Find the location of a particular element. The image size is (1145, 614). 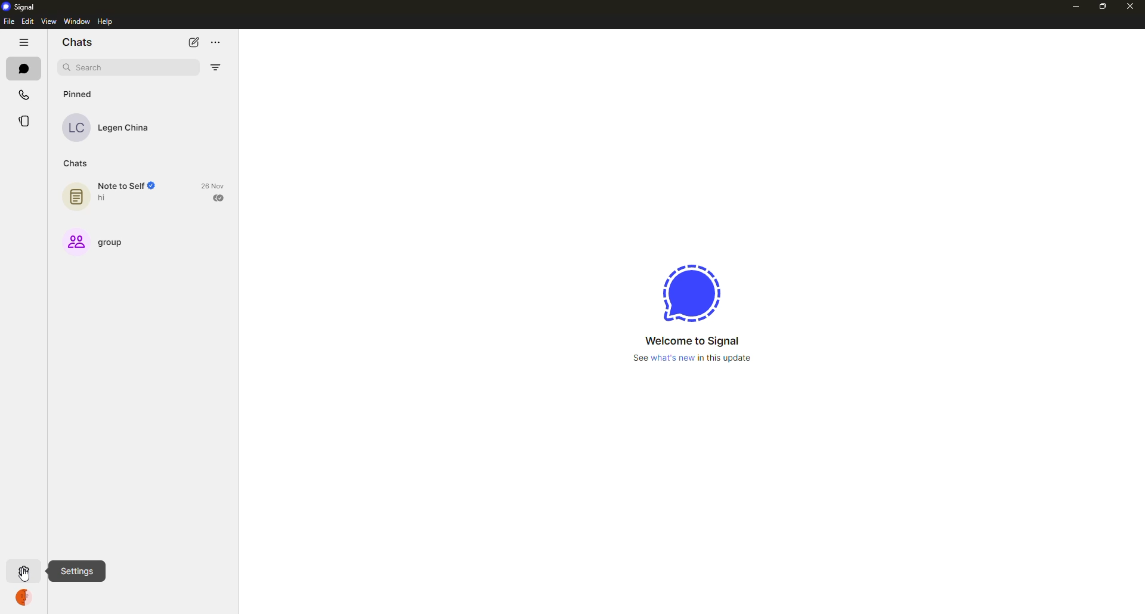

close is located at coordinates (1129, 6).